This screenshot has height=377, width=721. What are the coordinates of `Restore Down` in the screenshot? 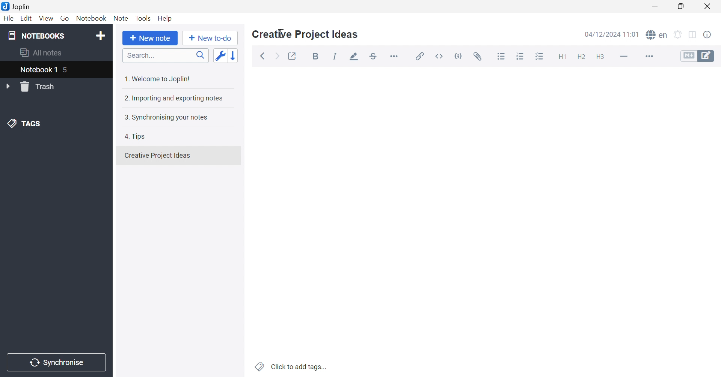 It's located at (684, 7).